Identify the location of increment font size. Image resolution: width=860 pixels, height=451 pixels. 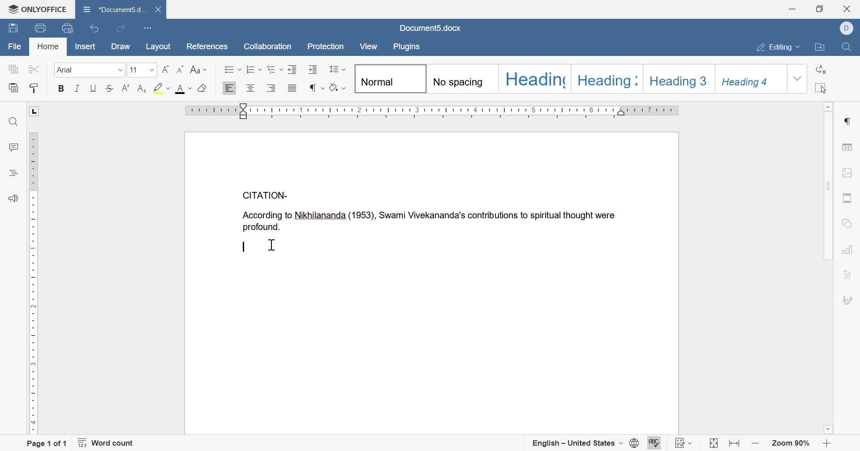
(167, 70).